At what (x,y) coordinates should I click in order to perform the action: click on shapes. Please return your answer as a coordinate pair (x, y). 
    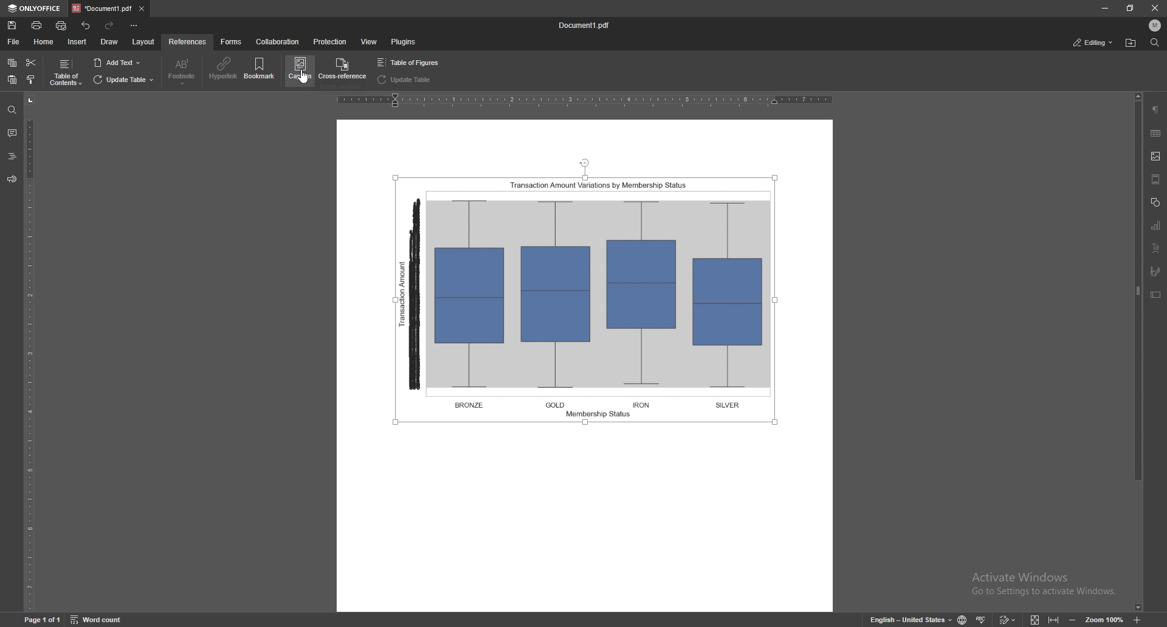
    Looking at the image, I should click on (1155, 202).